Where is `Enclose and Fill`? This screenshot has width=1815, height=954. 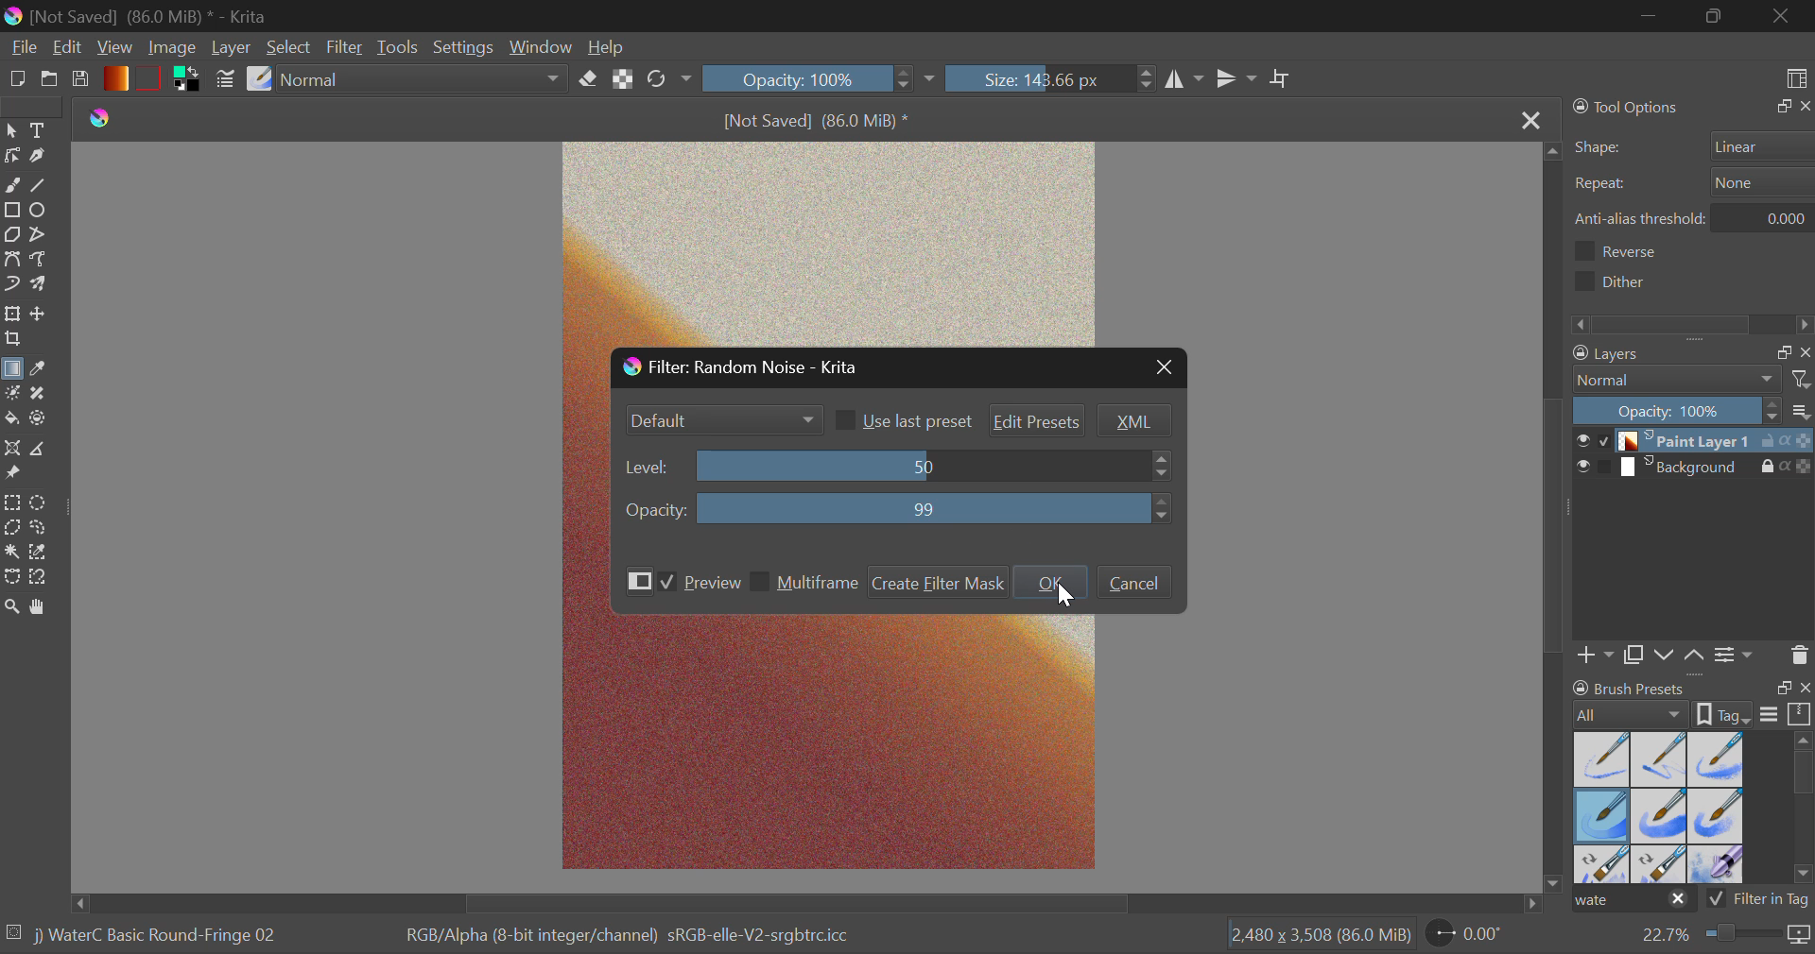
Enclose and Fill is located at coordinates (43, 419).